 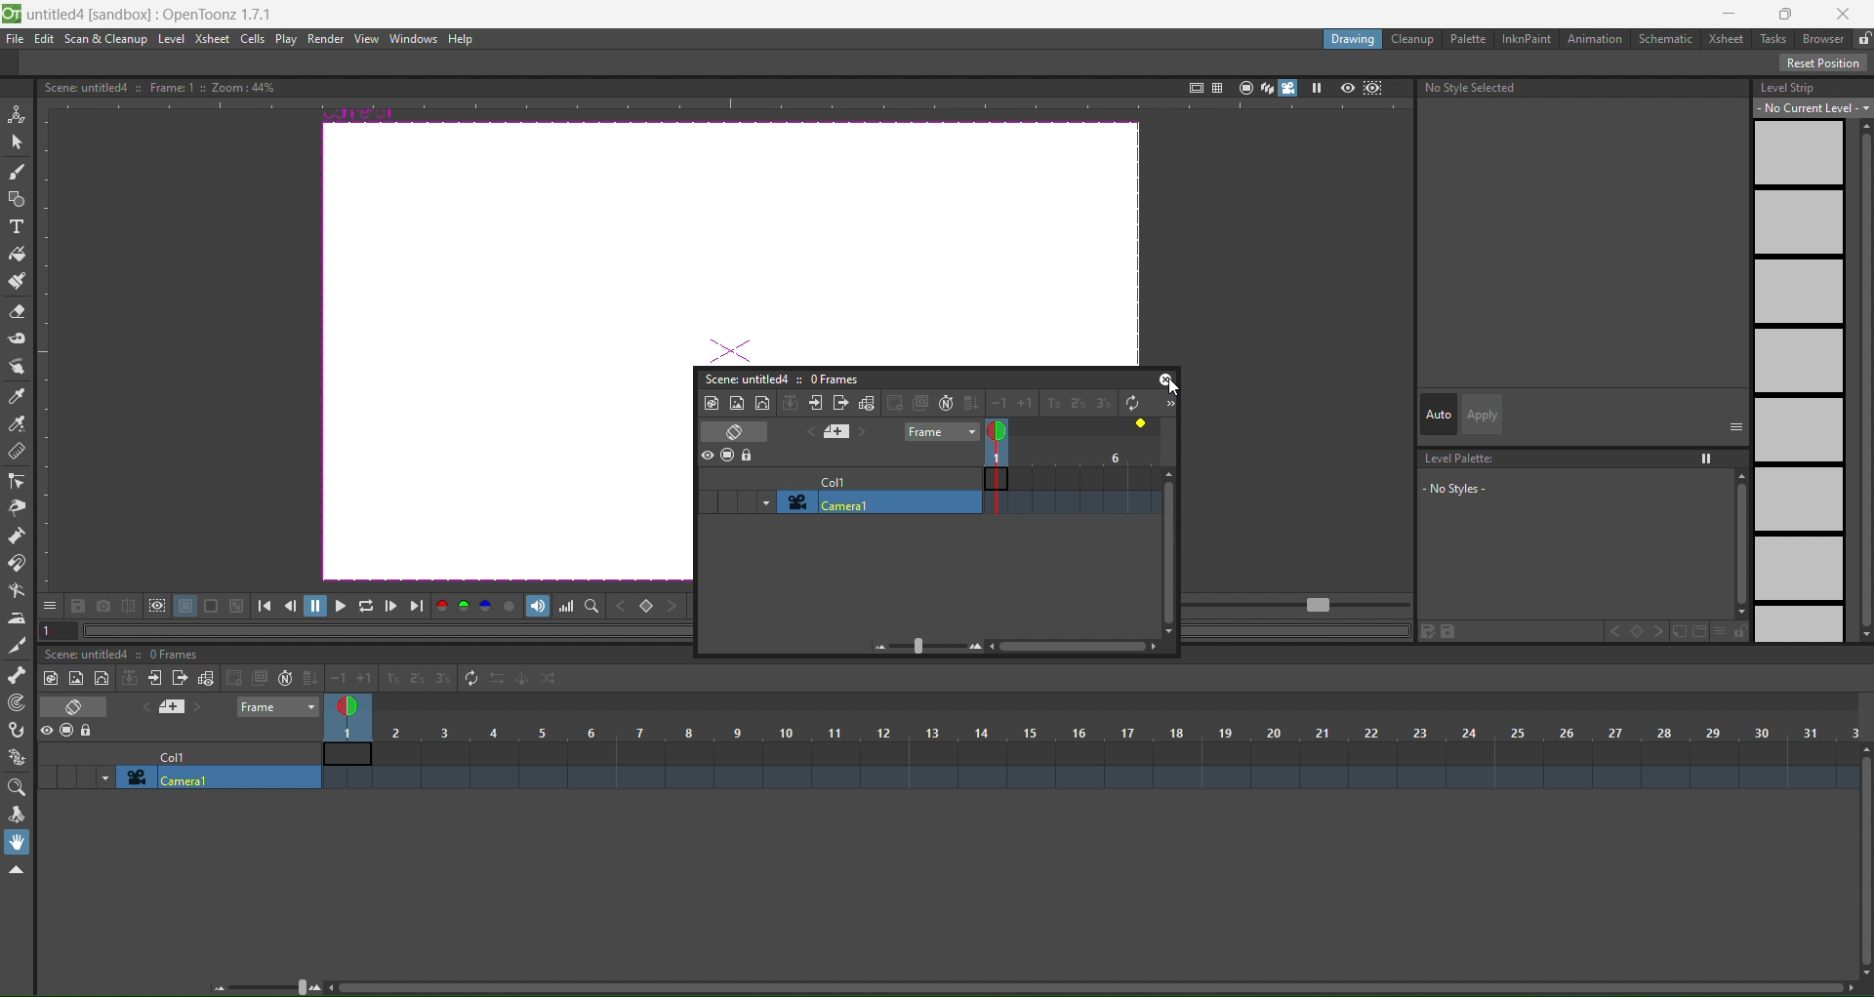 What do you see at coordinates (1482, 415) in the screenshot?
I see `apply` at bounding box center [1482, 415].